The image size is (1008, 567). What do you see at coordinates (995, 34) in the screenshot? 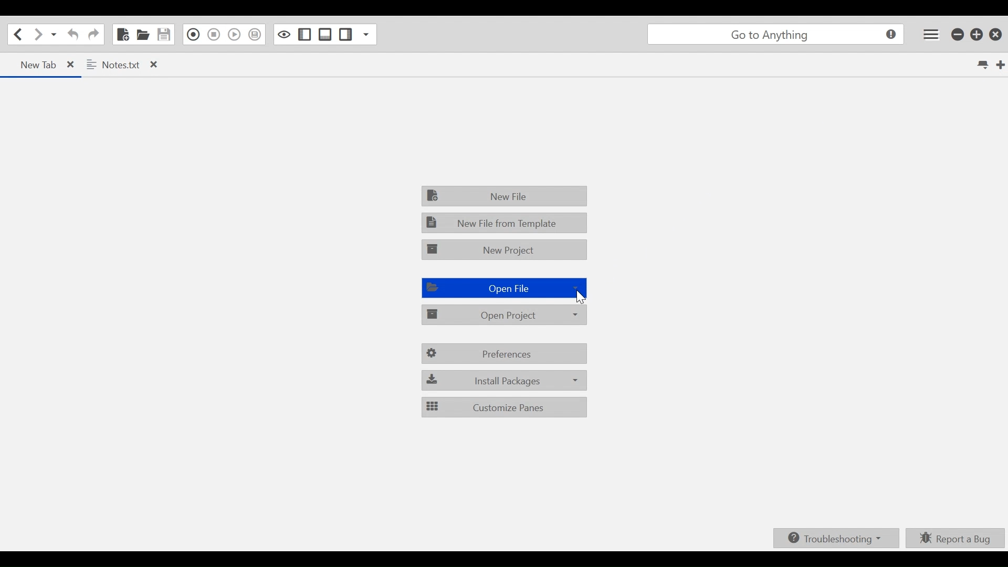
I see `Close` at bounding box center [995, 34].